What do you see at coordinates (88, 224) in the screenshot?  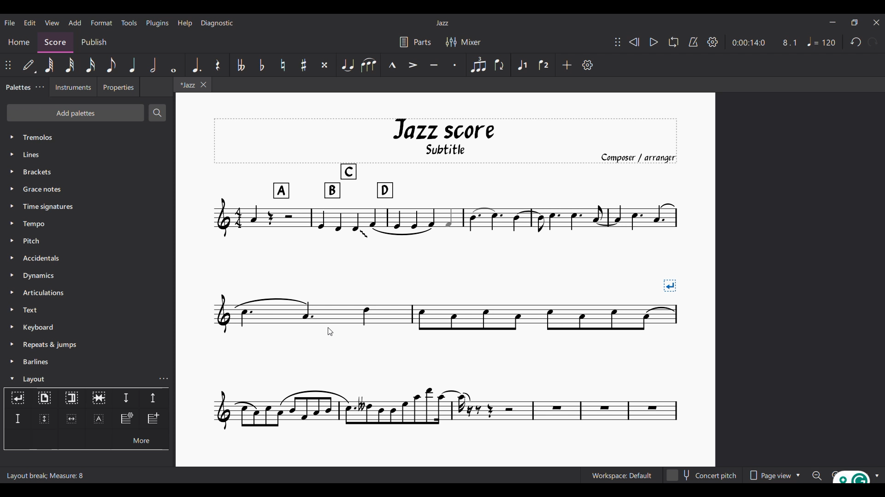 I see `Tempo` at bounding box center [88, 224].